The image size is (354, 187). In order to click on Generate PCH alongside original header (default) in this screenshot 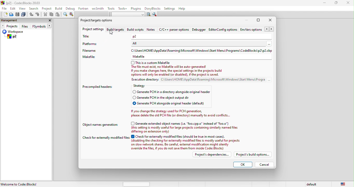, I will do `click(174, 104)`.